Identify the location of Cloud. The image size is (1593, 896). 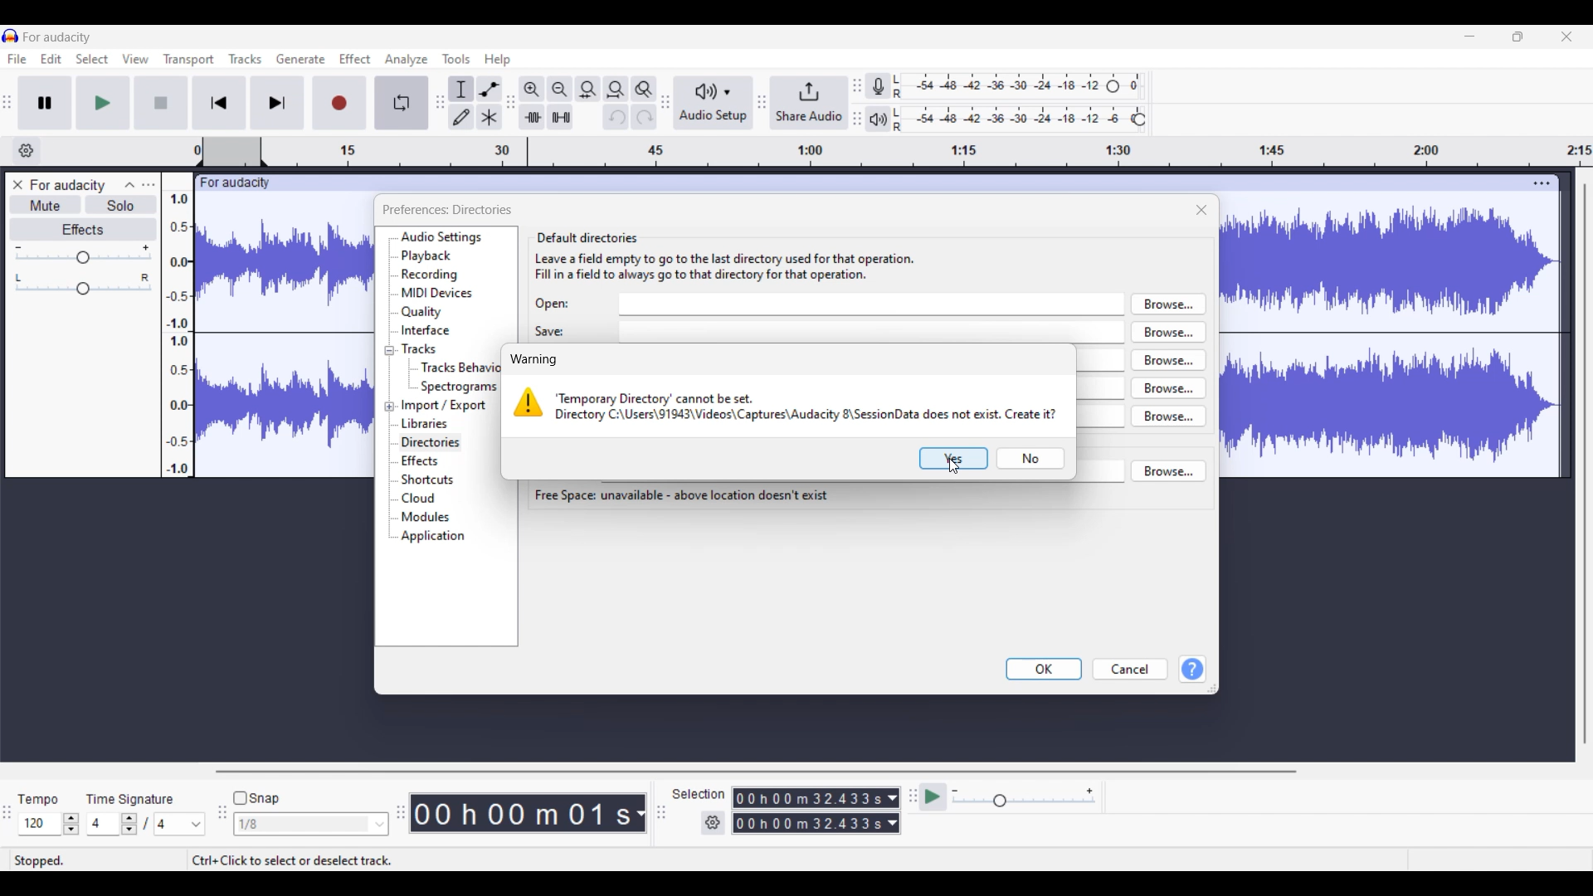
(419, 498).